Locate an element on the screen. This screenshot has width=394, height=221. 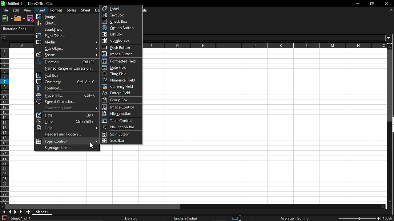
Time is located at coordinates (67, 122).